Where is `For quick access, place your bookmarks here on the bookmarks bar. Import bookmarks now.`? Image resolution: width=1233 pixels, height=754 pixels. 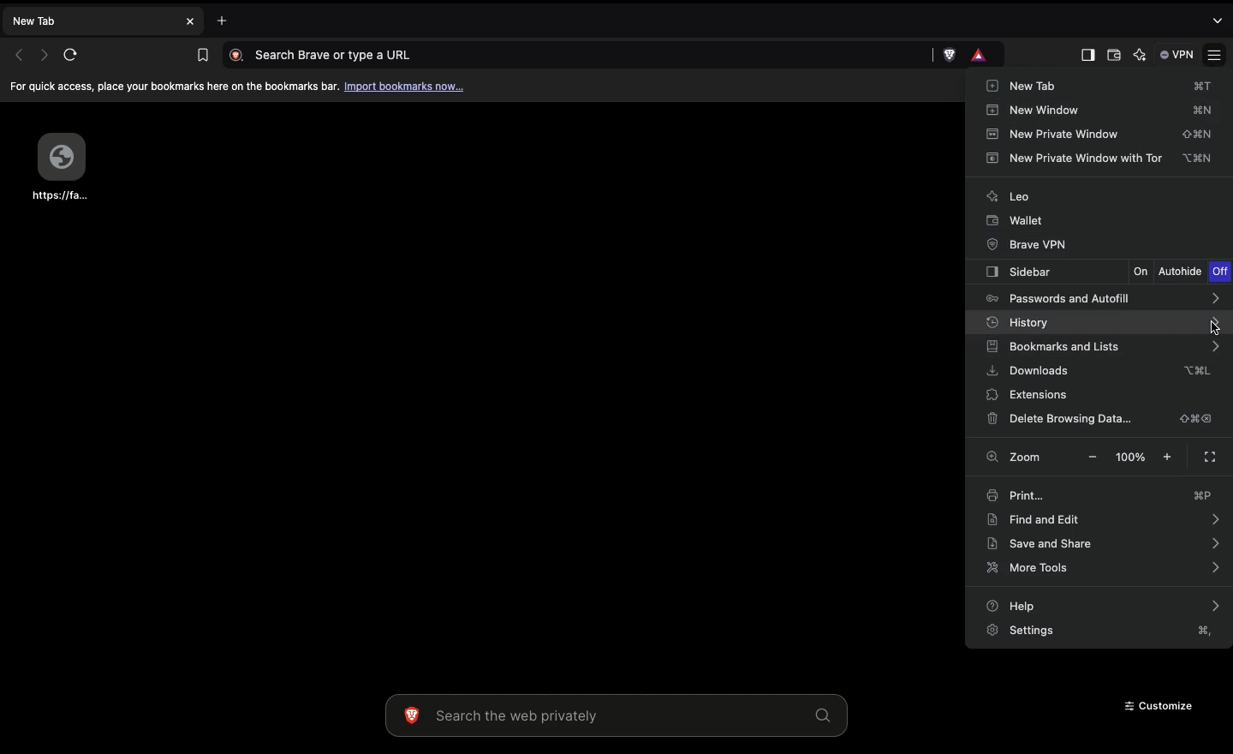 For quick access, place your bookmarks here on the bookmarks bar. Import bookmarks now. is located at coordinates (241, 87).